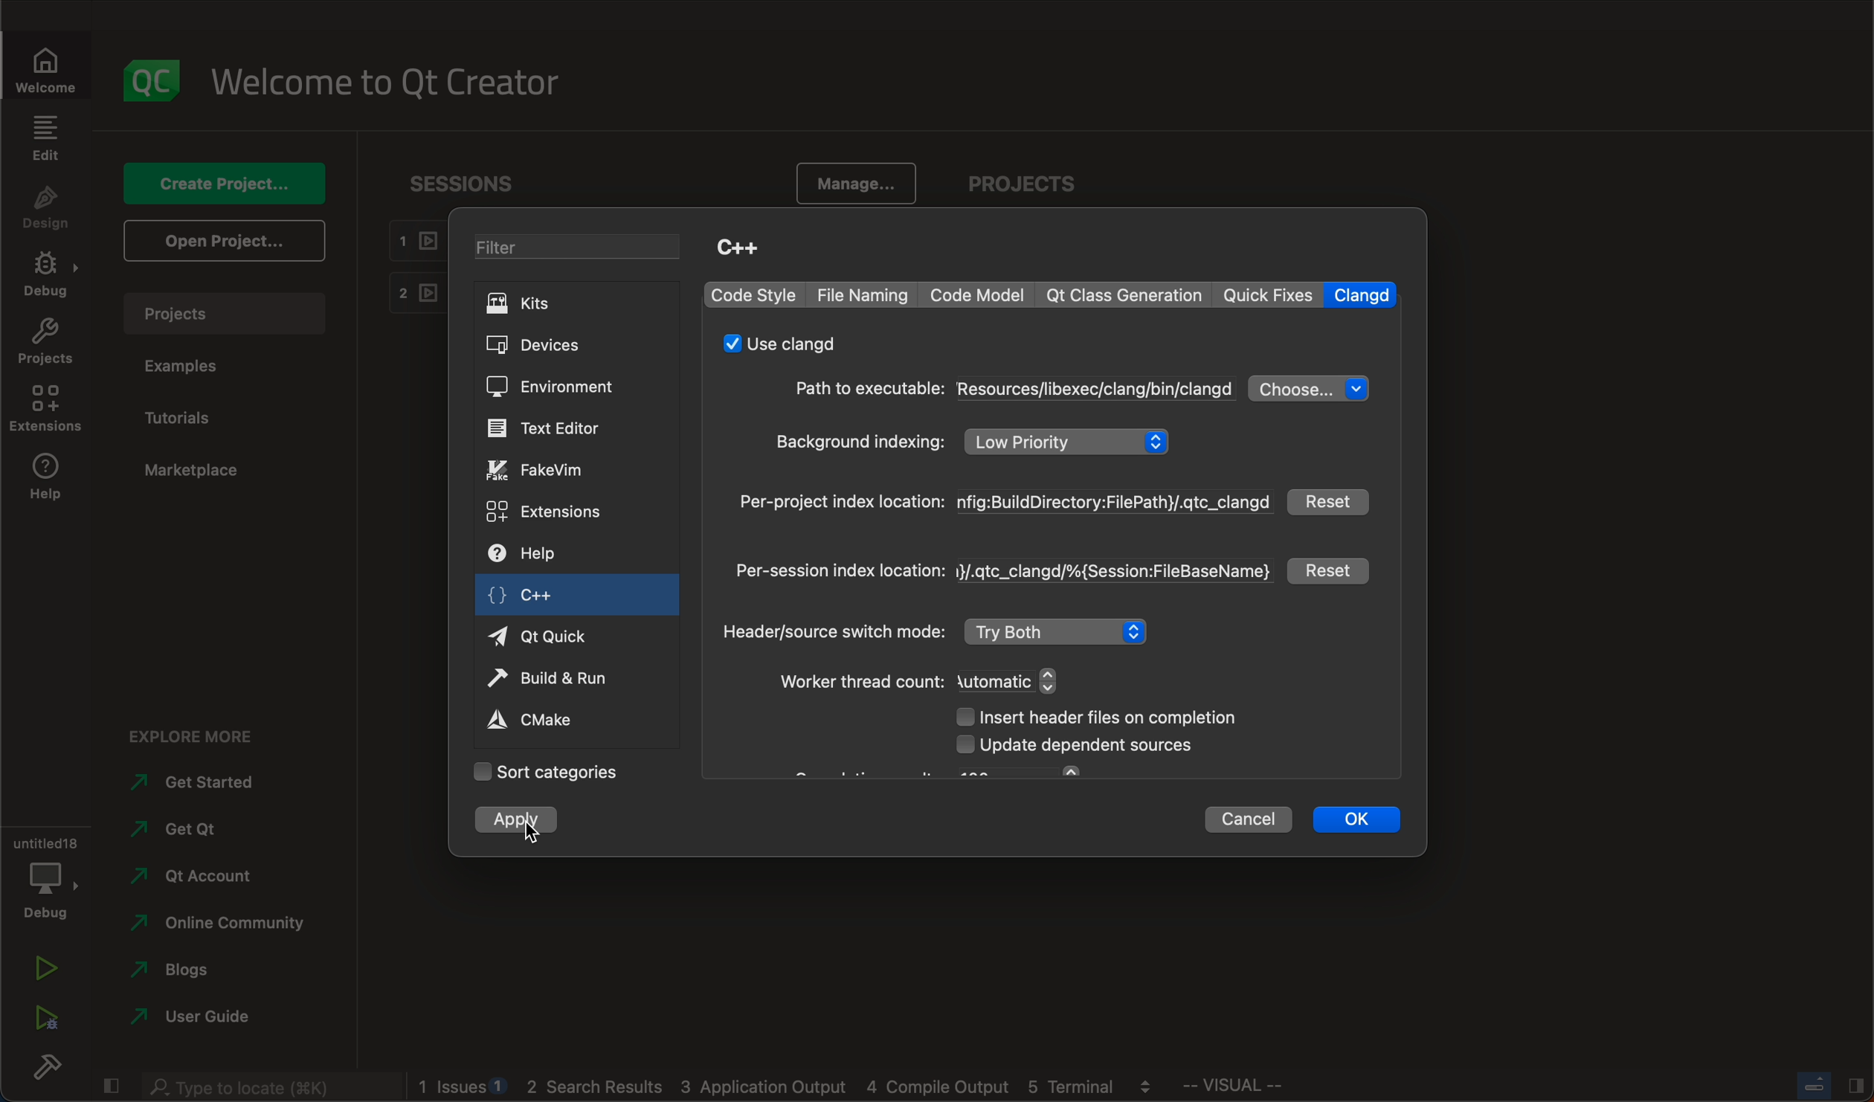 This screenshot has height=1102, width=1874. What do you see at coordinates (190, 413) in the screenshot?
I see `tutorials` at bounding box center [190, 413].